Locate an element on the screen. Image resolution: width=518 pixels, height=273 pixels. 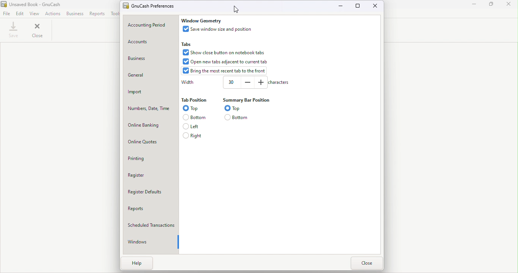
Summary bar position is located at coordinates (245, 100).